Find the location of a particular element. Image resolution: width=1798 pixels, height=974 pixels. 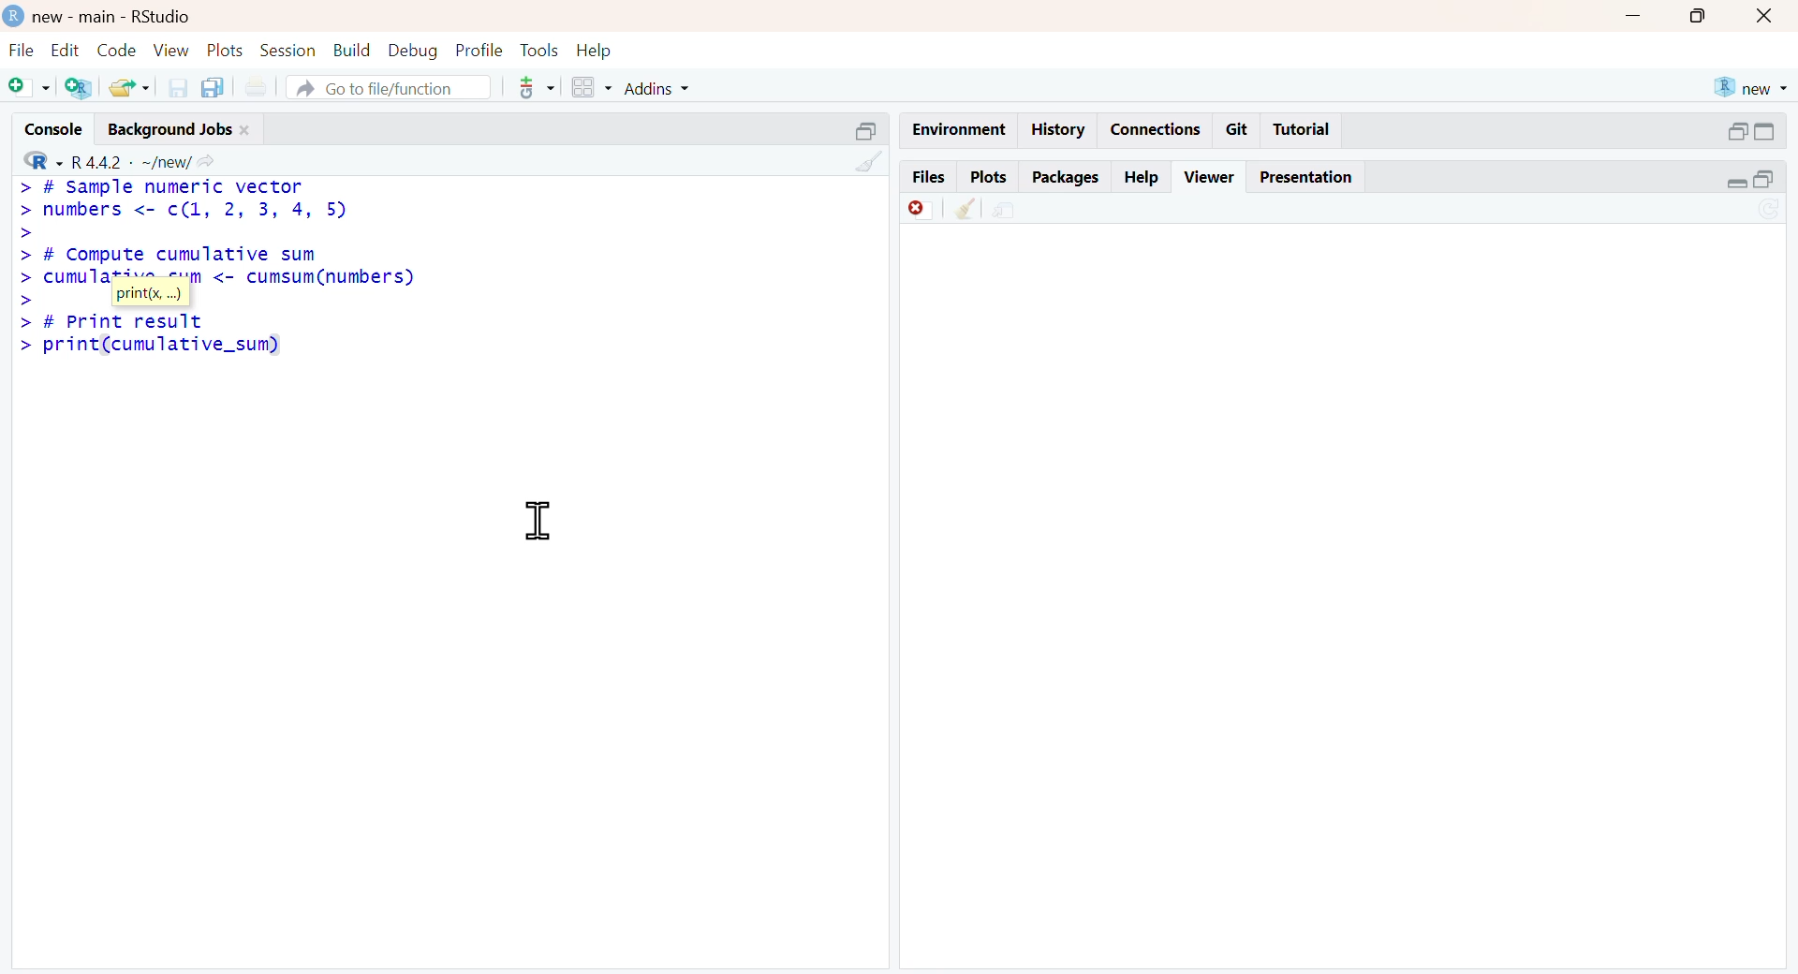

offline is located at coordinates (921, 208).